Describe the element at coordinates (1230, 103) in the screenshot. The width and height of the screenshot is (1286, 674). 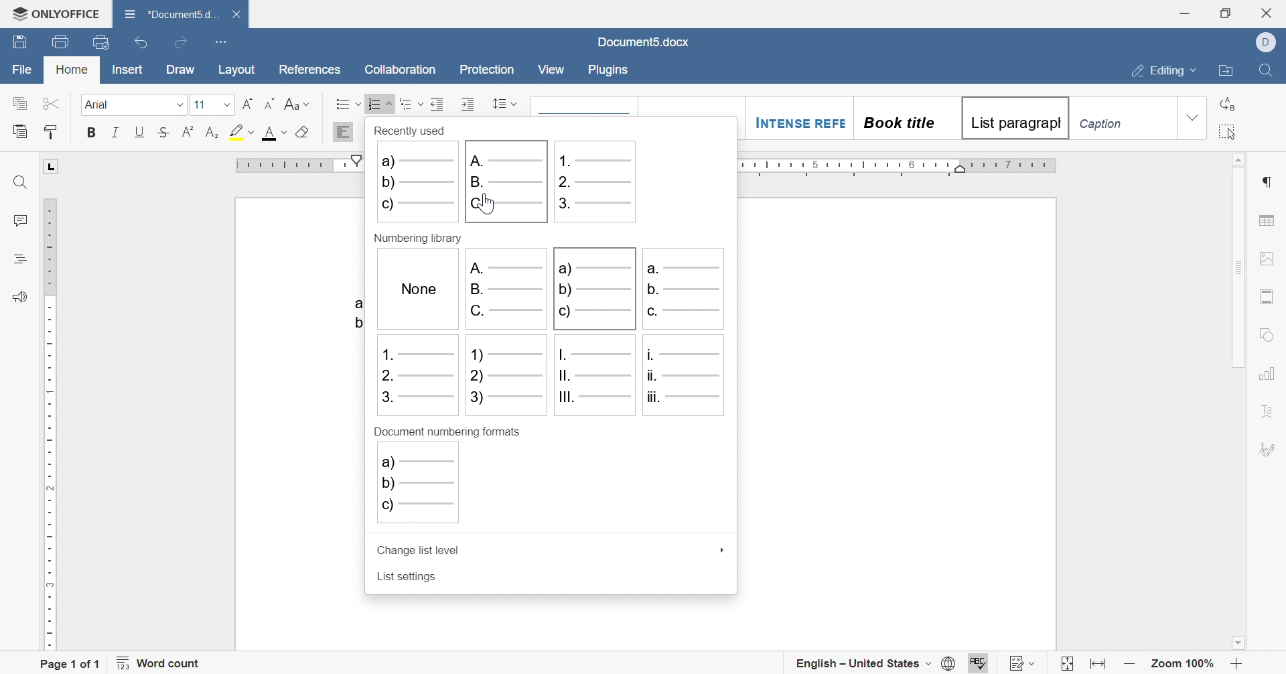
I see `replace` at that location.